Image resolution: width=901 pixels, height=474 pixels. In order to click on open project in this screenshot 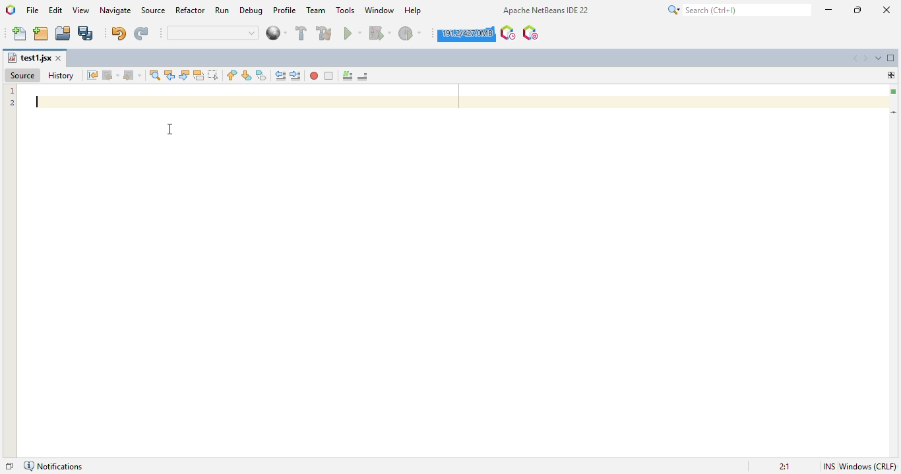, I will do `click(63, 34)`.